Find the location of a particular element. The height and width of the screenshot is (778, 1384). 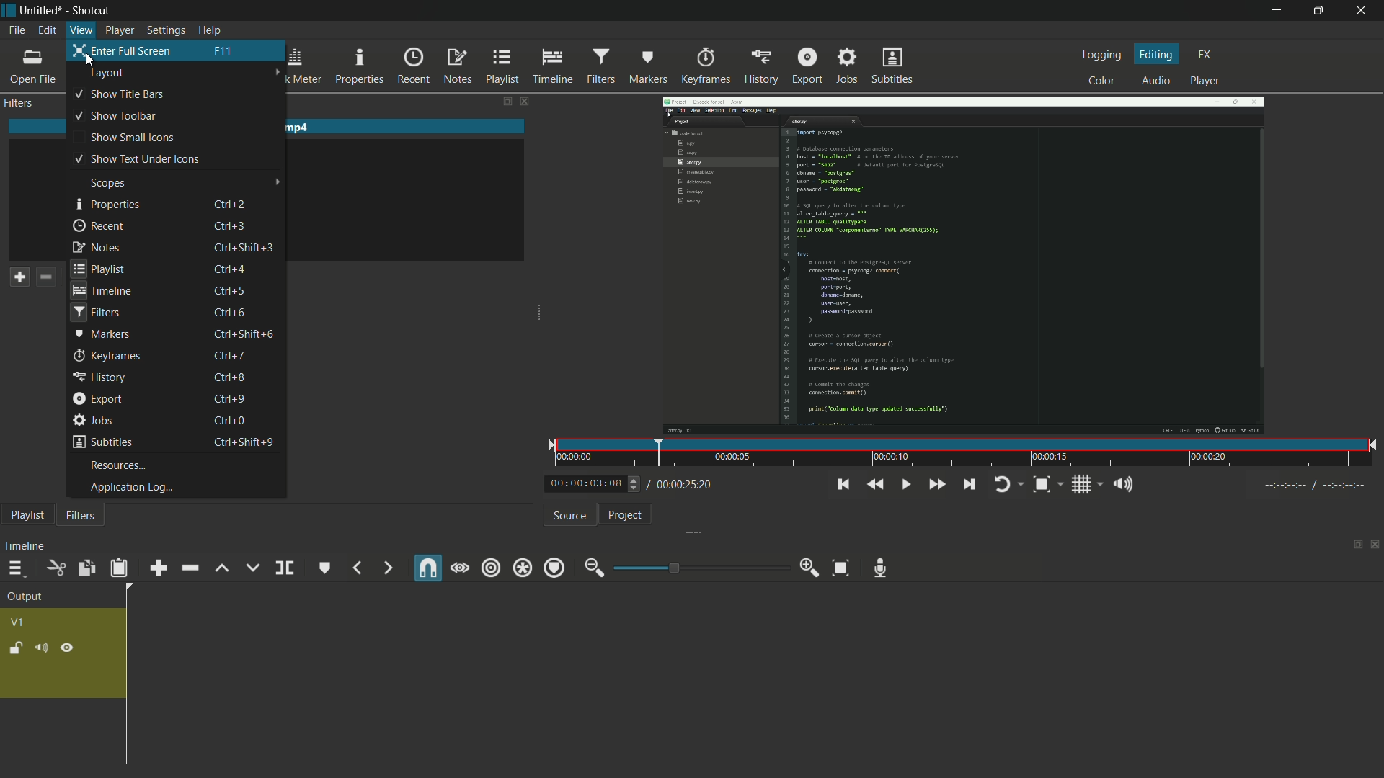

file menu is located at coordinates (16, 31).